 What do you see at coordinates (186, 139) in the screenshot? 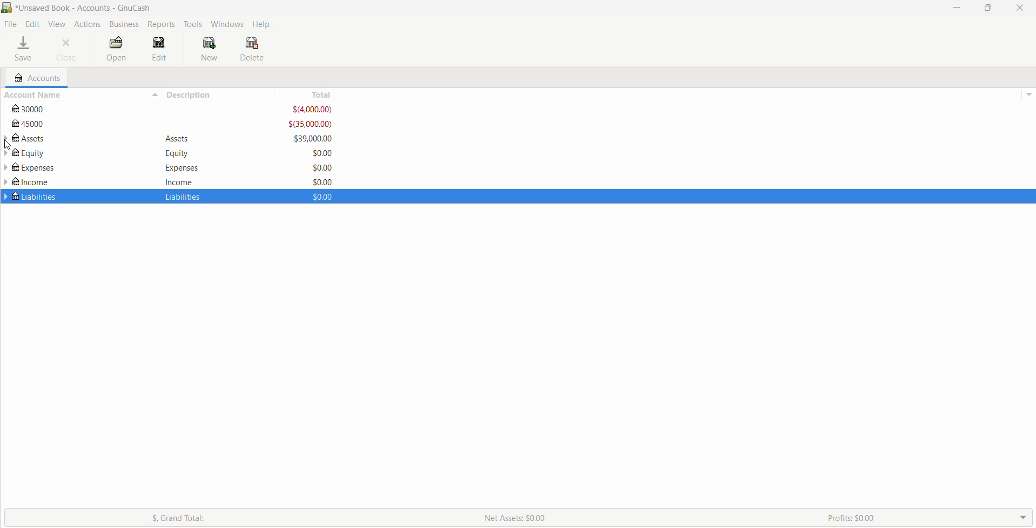
I see `Assets` at bounding box center [186, 139].